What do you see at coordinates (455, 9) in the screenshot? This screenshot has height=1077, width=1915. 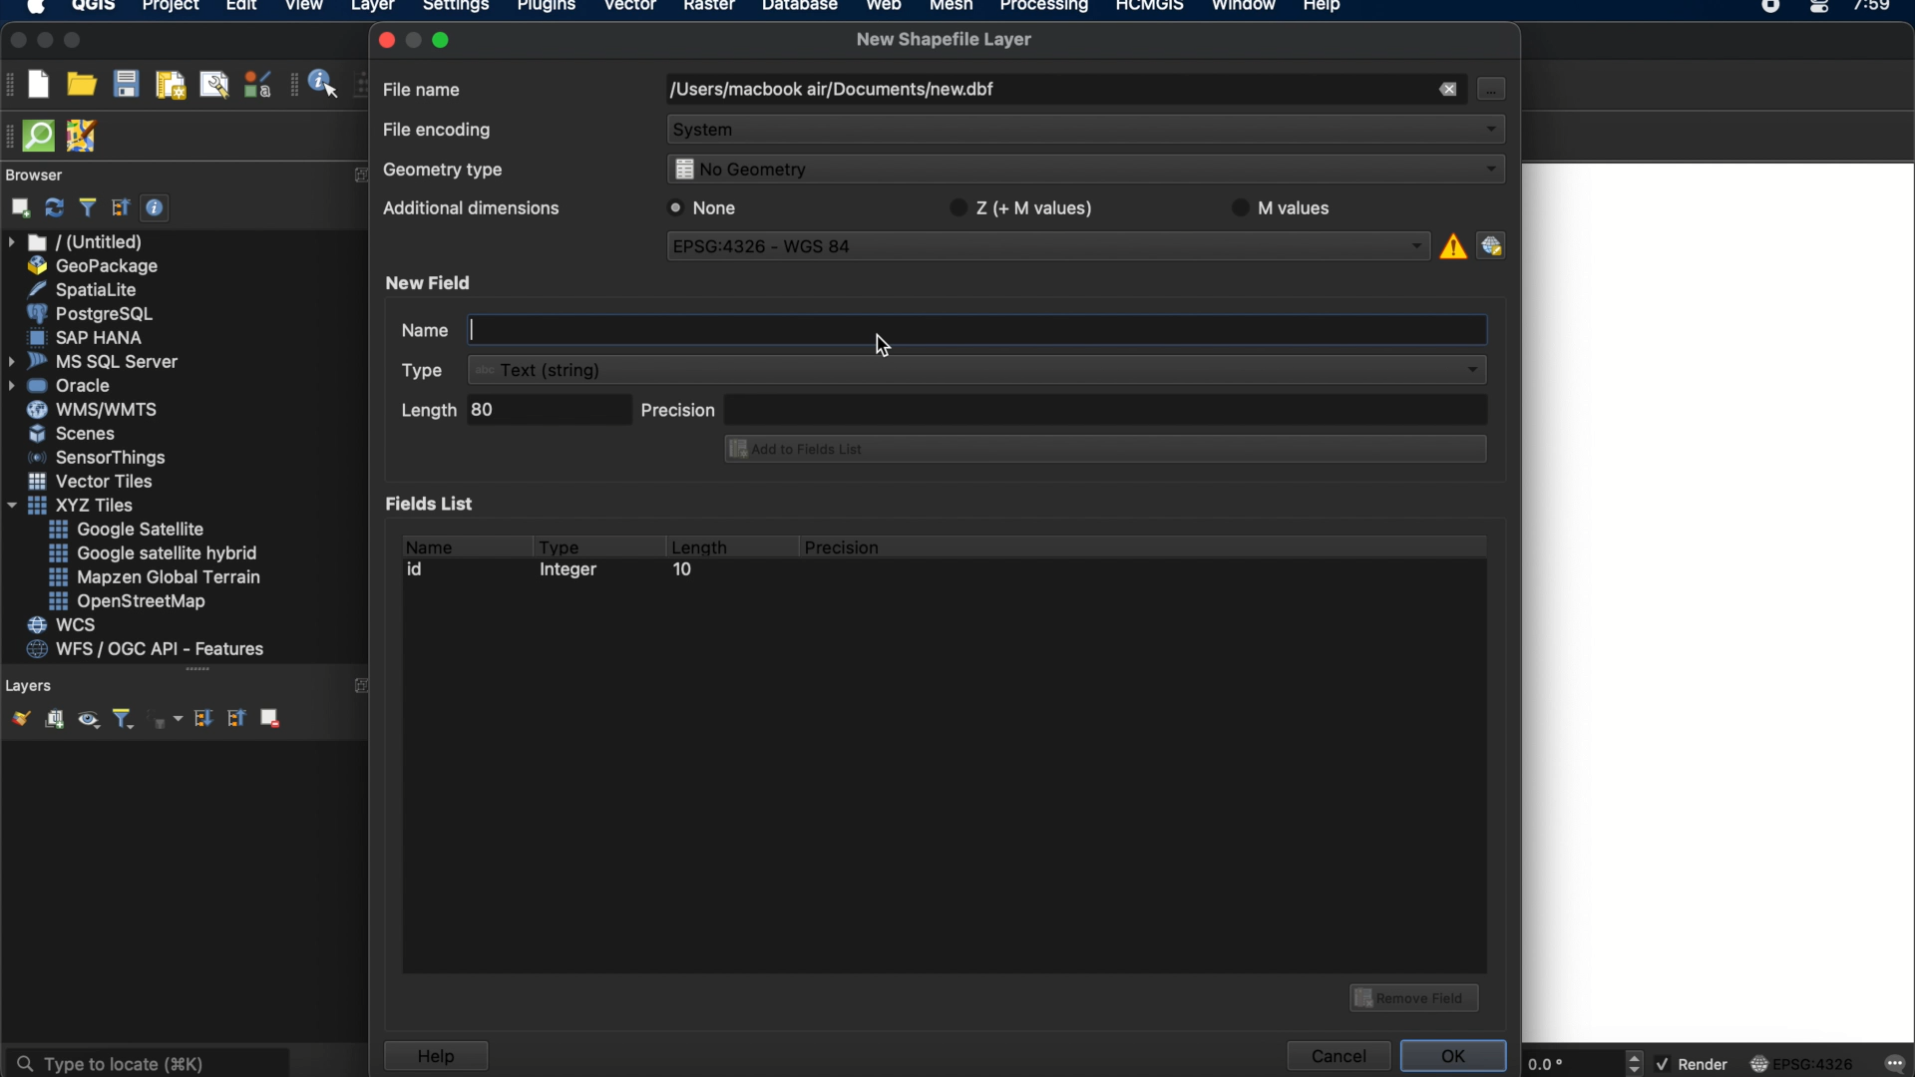 I see `settings` at bounding box center [455, 9].